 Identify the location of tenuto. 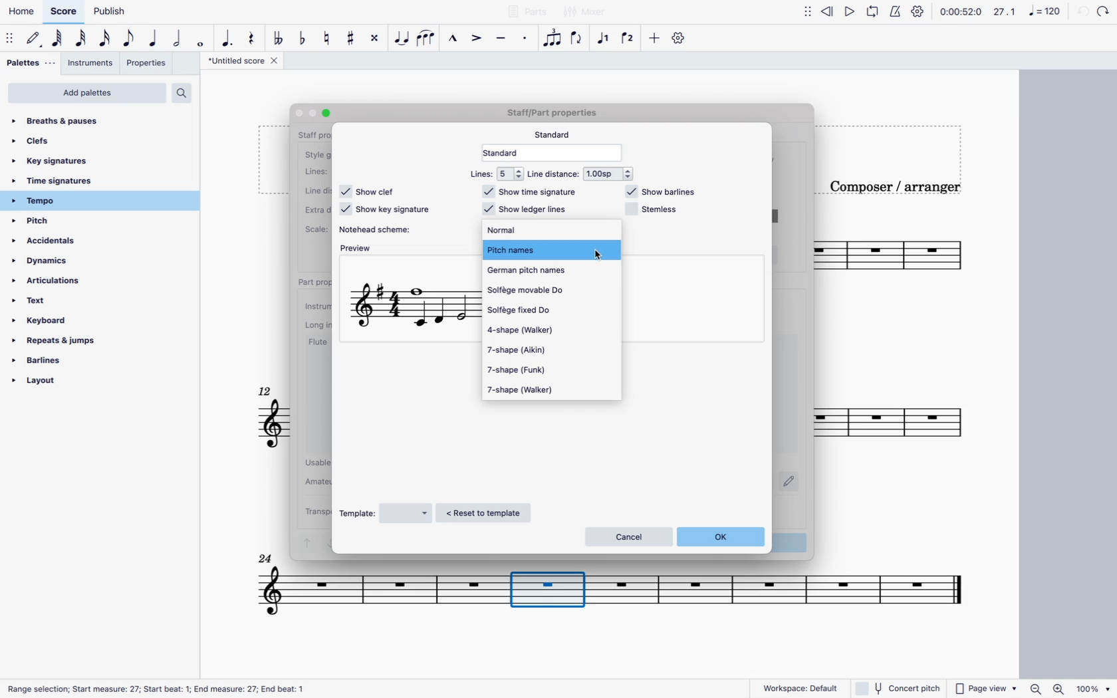
(503, 36).